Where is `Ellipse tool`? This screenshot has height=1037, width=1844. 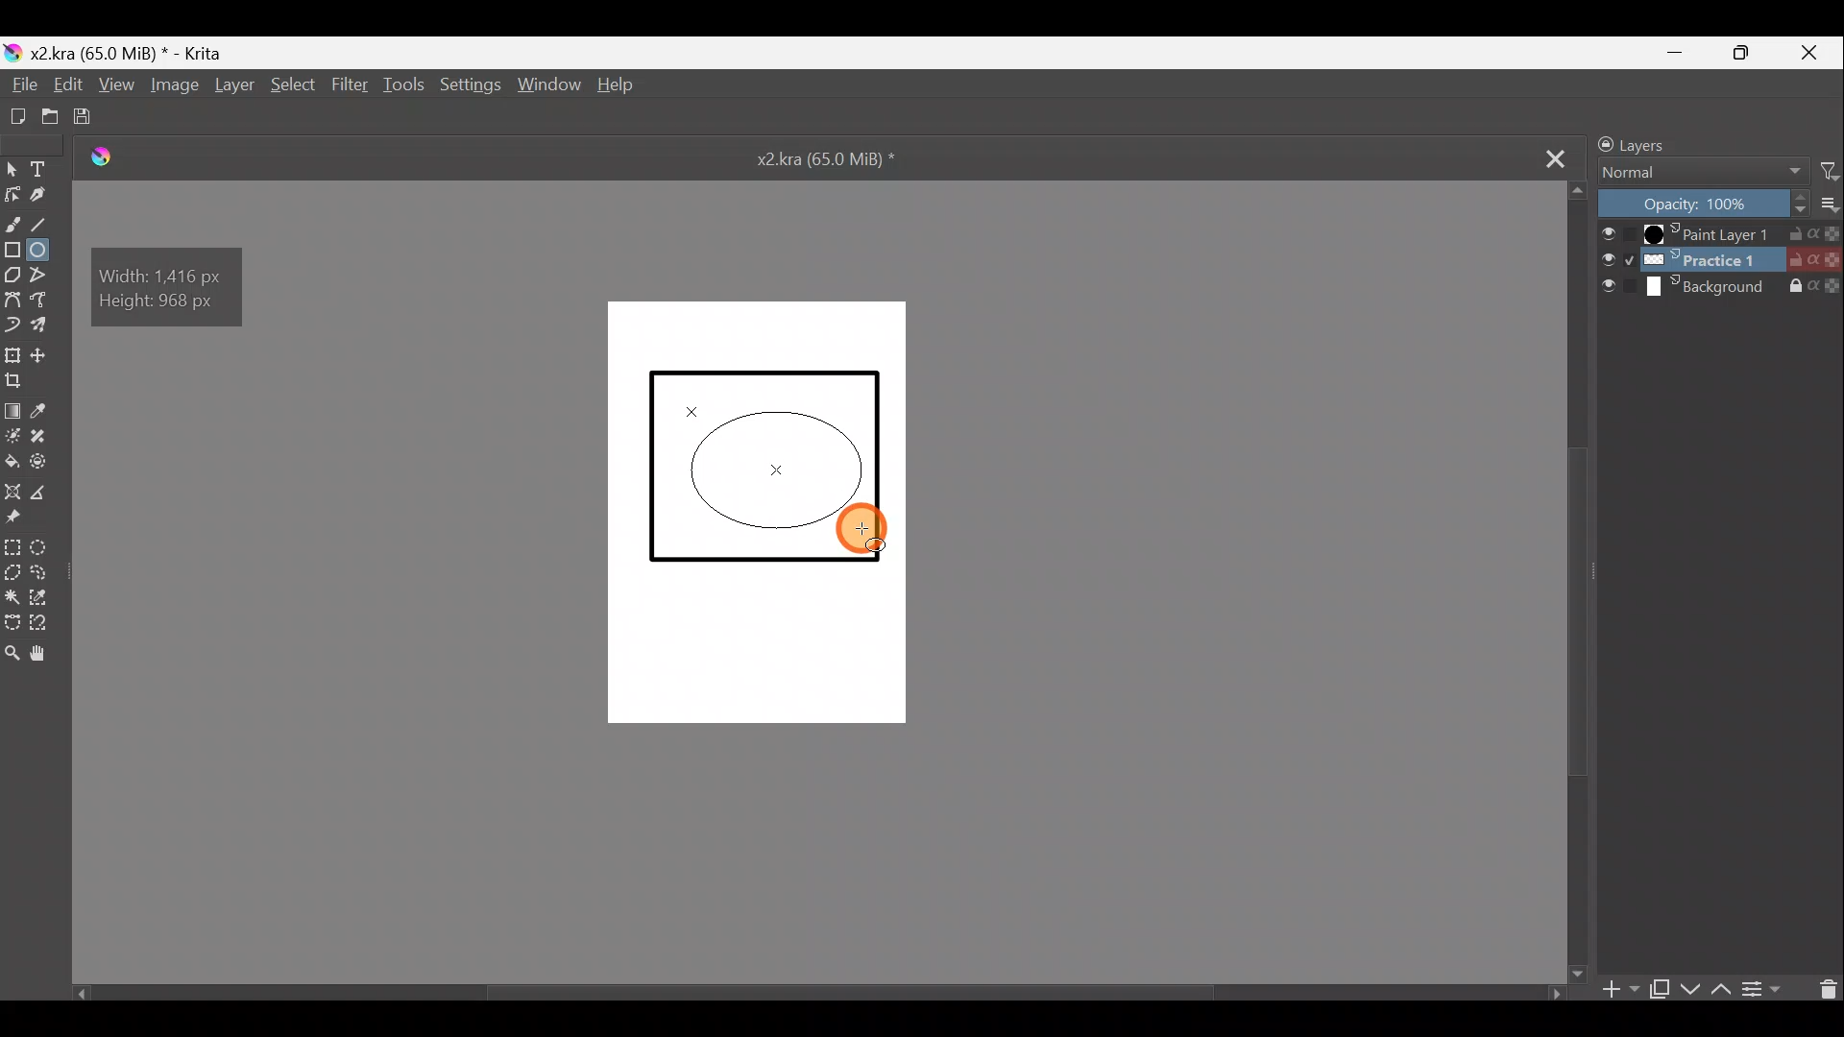 Ellipse tool is located at coordinates (45, 252).